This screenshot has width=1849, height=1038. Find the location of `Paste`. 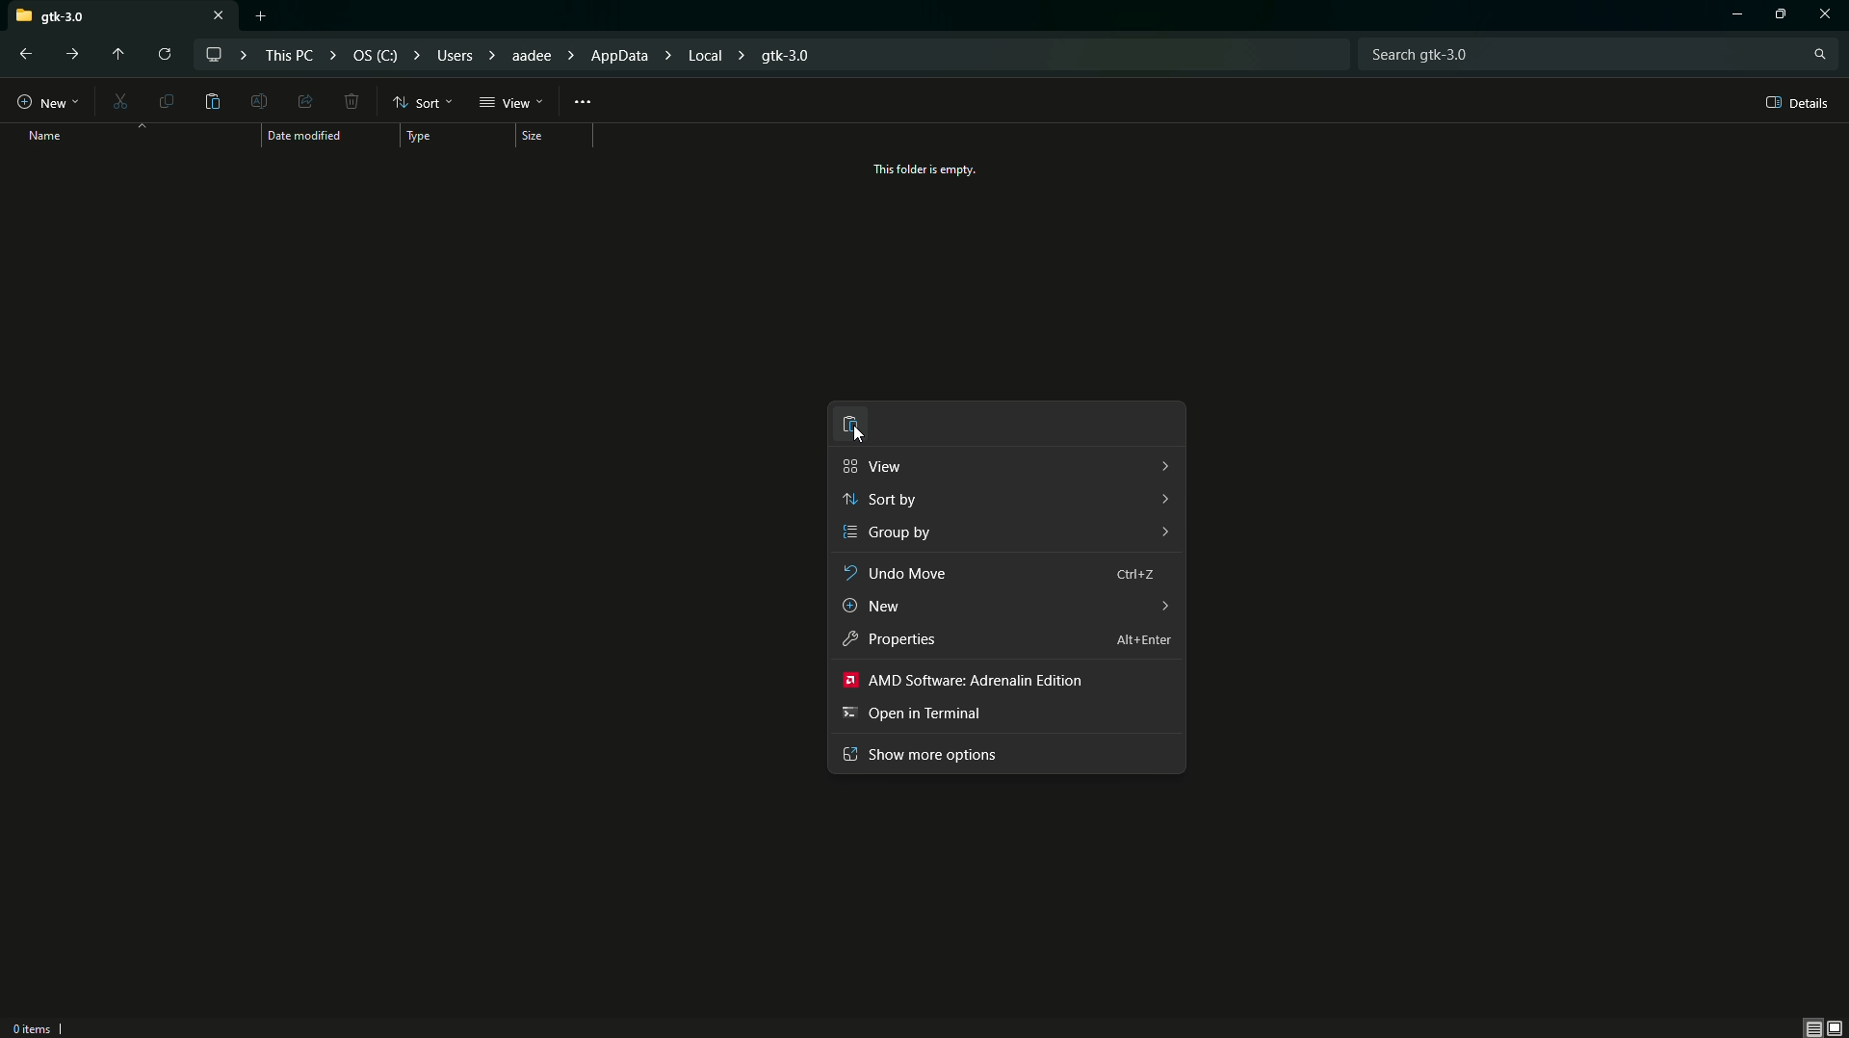

Paste is located at coordinates (848, 424).